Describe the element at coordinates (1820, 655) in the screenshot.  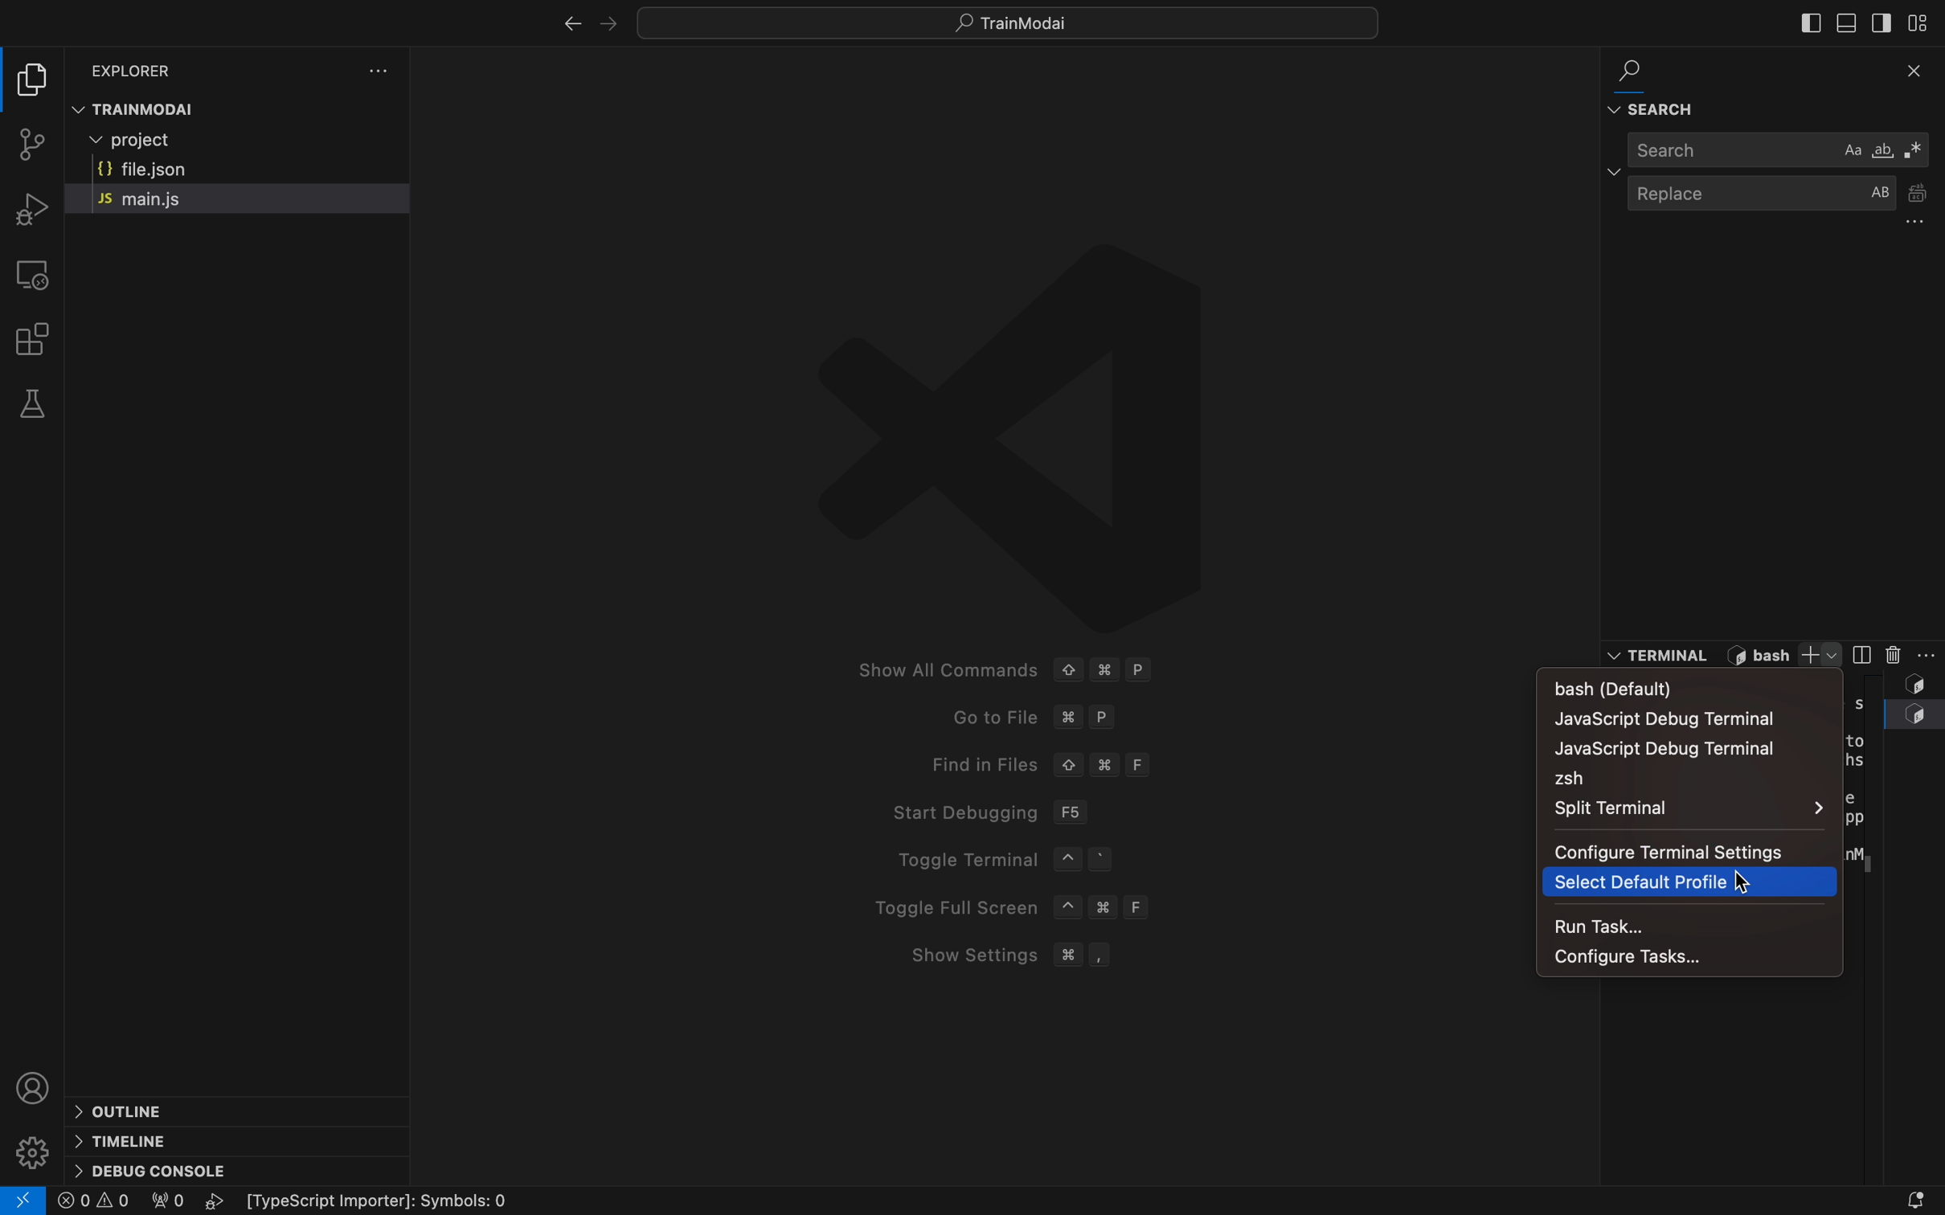
I see `add terminal` at that location.